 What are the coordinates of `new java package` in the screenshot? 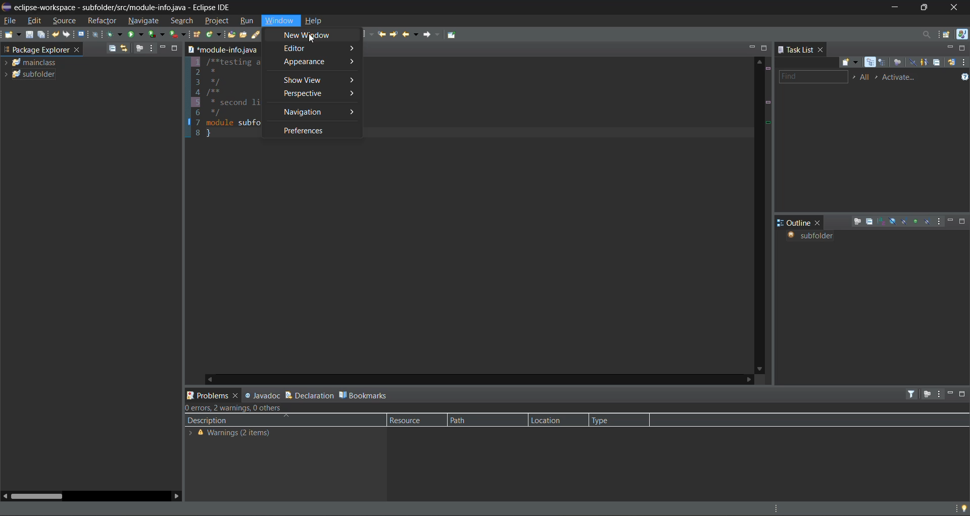 It's located at (198, 35).